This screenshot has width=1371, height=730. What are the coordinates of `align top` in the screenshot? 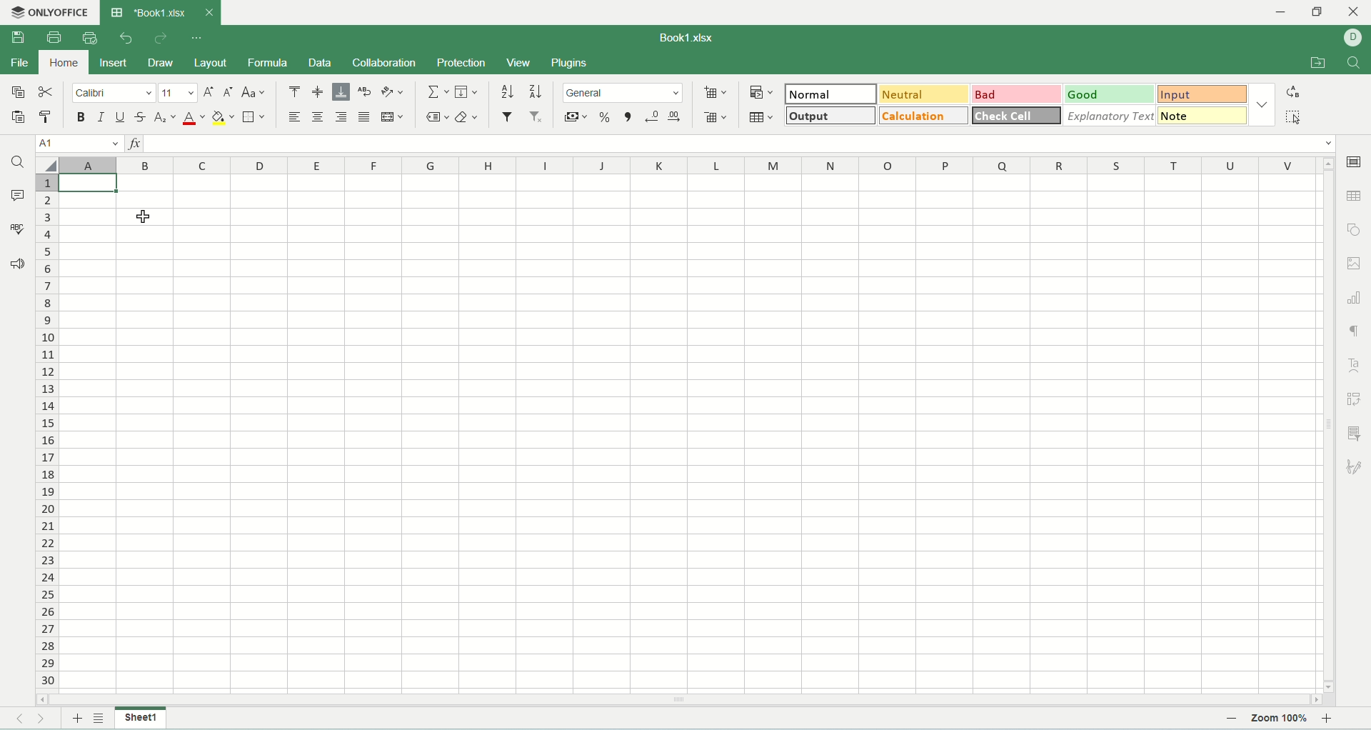 It's located at (292, 91).